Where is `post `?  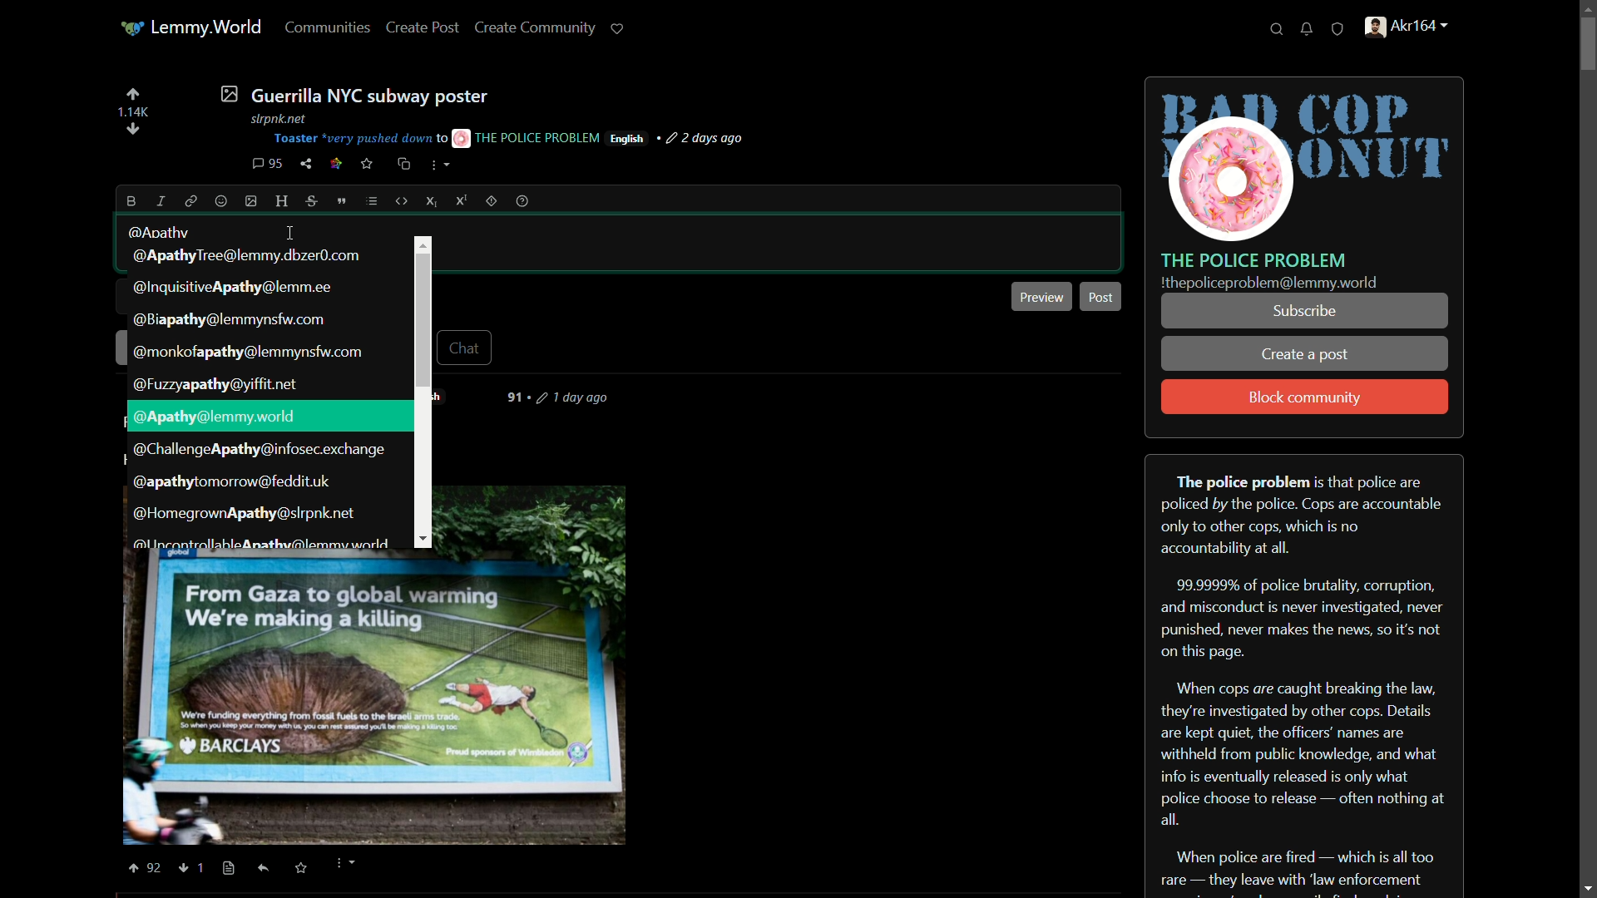 post  is located at coordinates (1104, 295).